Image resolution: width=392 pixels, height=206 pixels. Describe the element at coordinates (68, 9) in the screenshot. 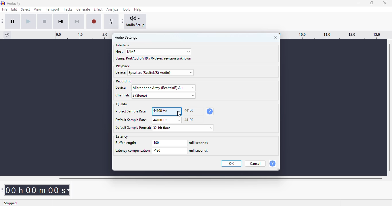

I see `tracks` at that location.